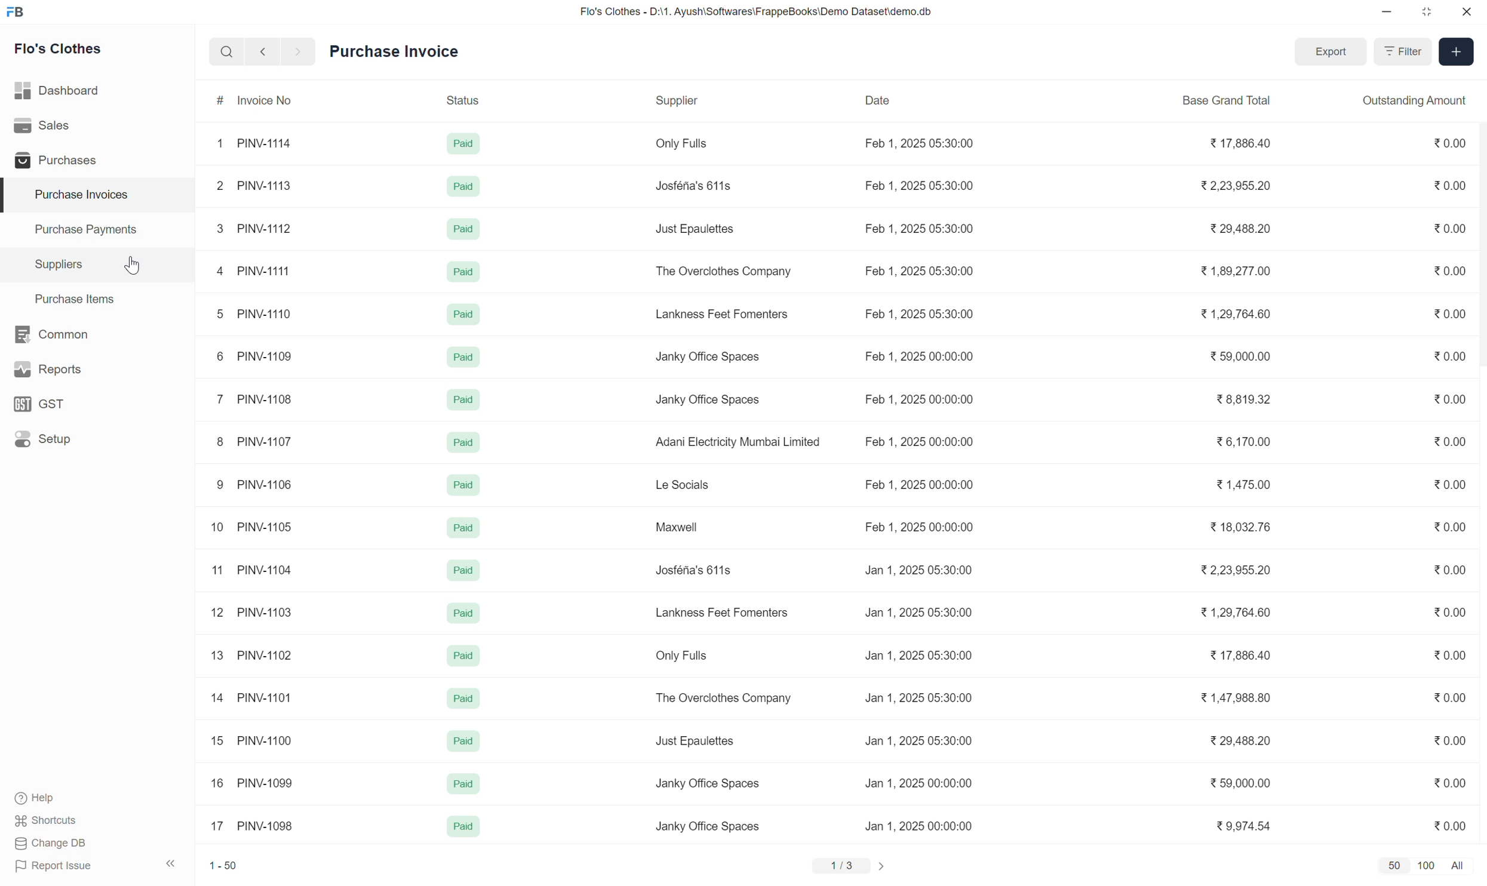  What do you see at coordinates (1236, 271) in the screenshot?
I see `1,89,277.00` at bounding box center [1236, 271].